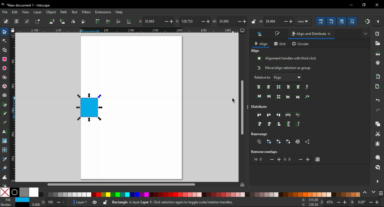  I want to click on raise, so click(109, 22).